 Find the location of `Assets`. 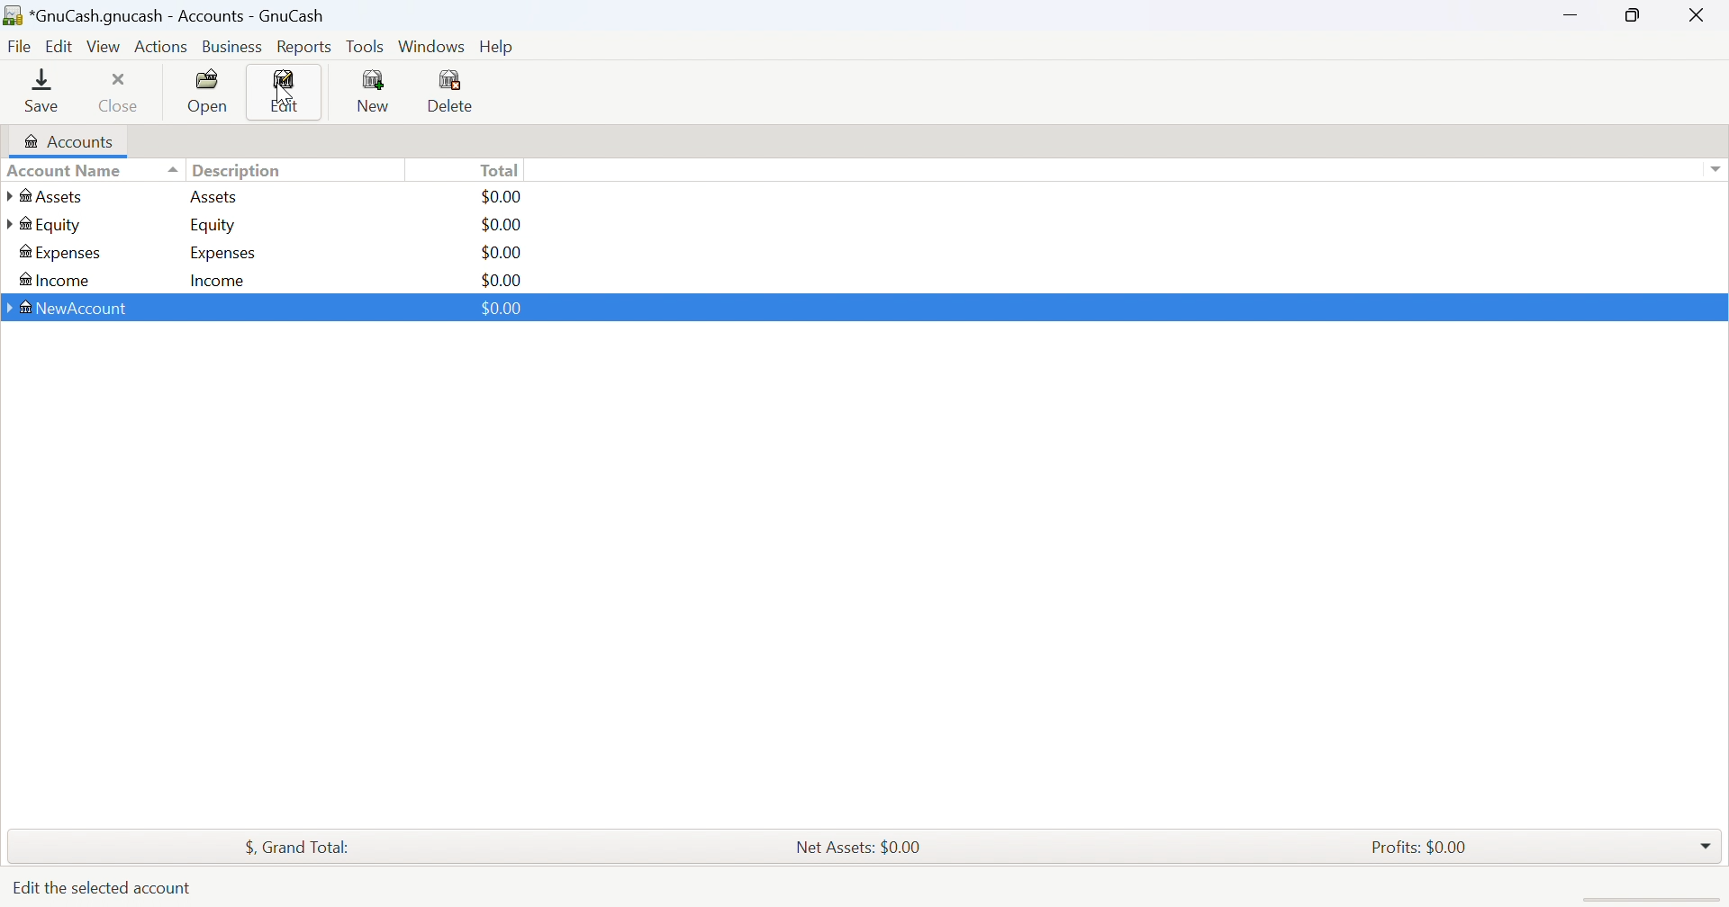

Assets is located at coordinates (55, 196).